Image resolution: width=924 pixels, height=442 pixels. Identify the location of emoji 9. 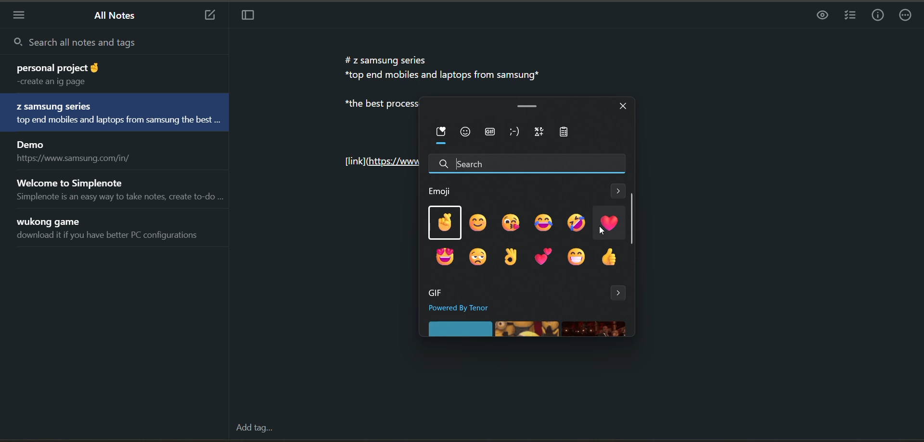
(512, 258).